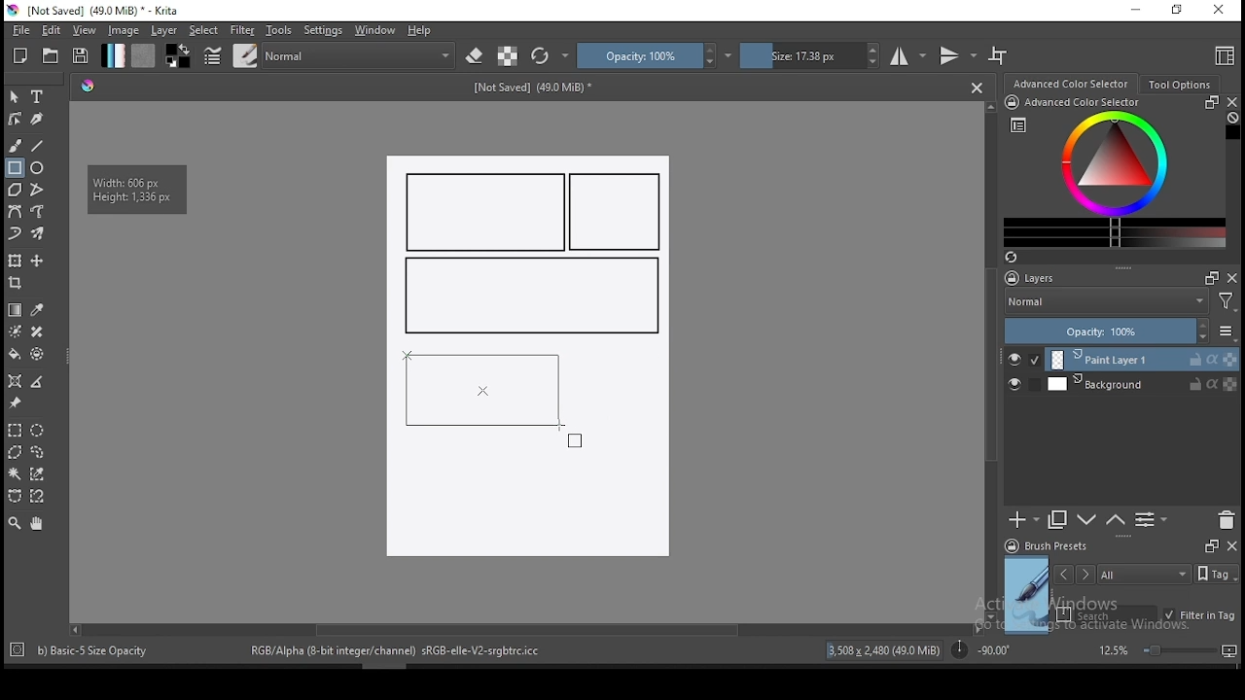 The width and height of the screenshot is (1245, 700). I want to click on search, so click(1107, 614).